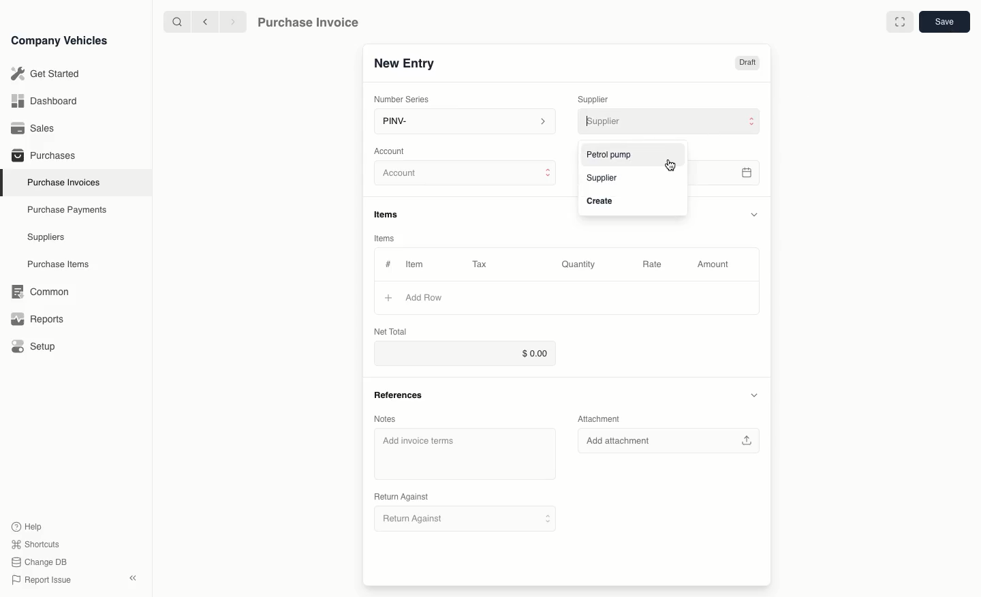 This screenshot has width=981, height=597. What do you see at coordinates (415, 298) in the screenshot?
I see `Add Row` at bounding box center [415, 298].